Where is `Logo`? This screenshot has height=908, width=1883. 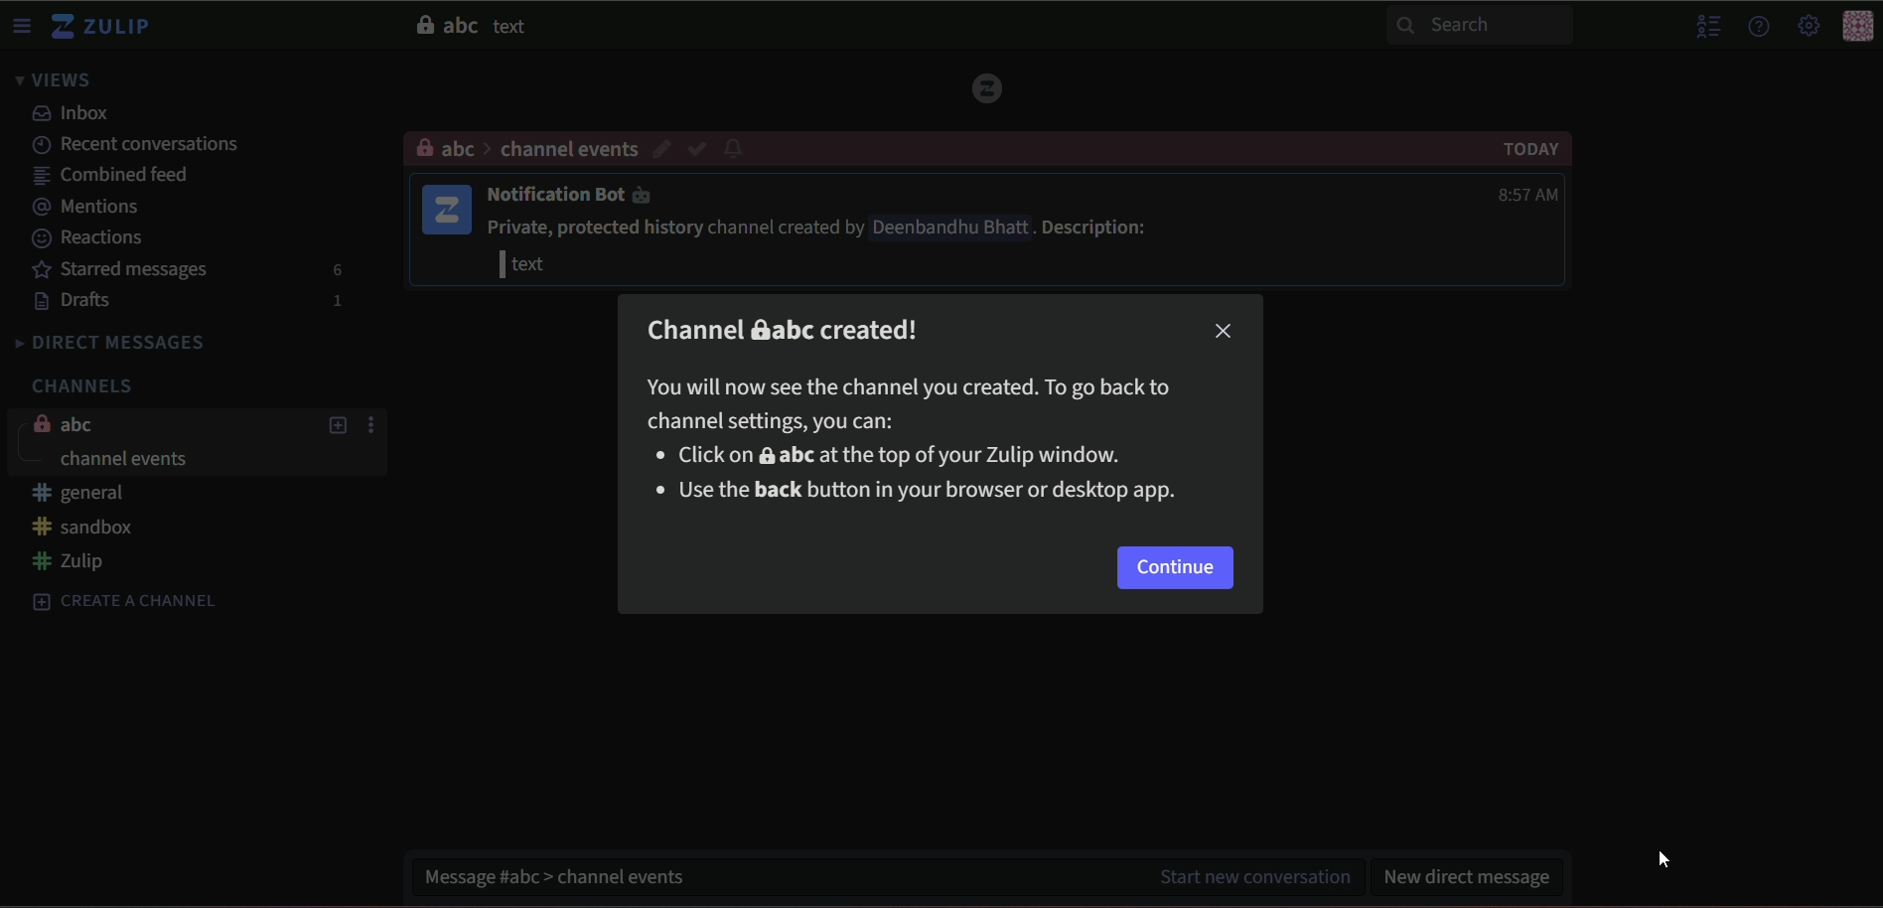 Logo is located at coordinates (987, 86).